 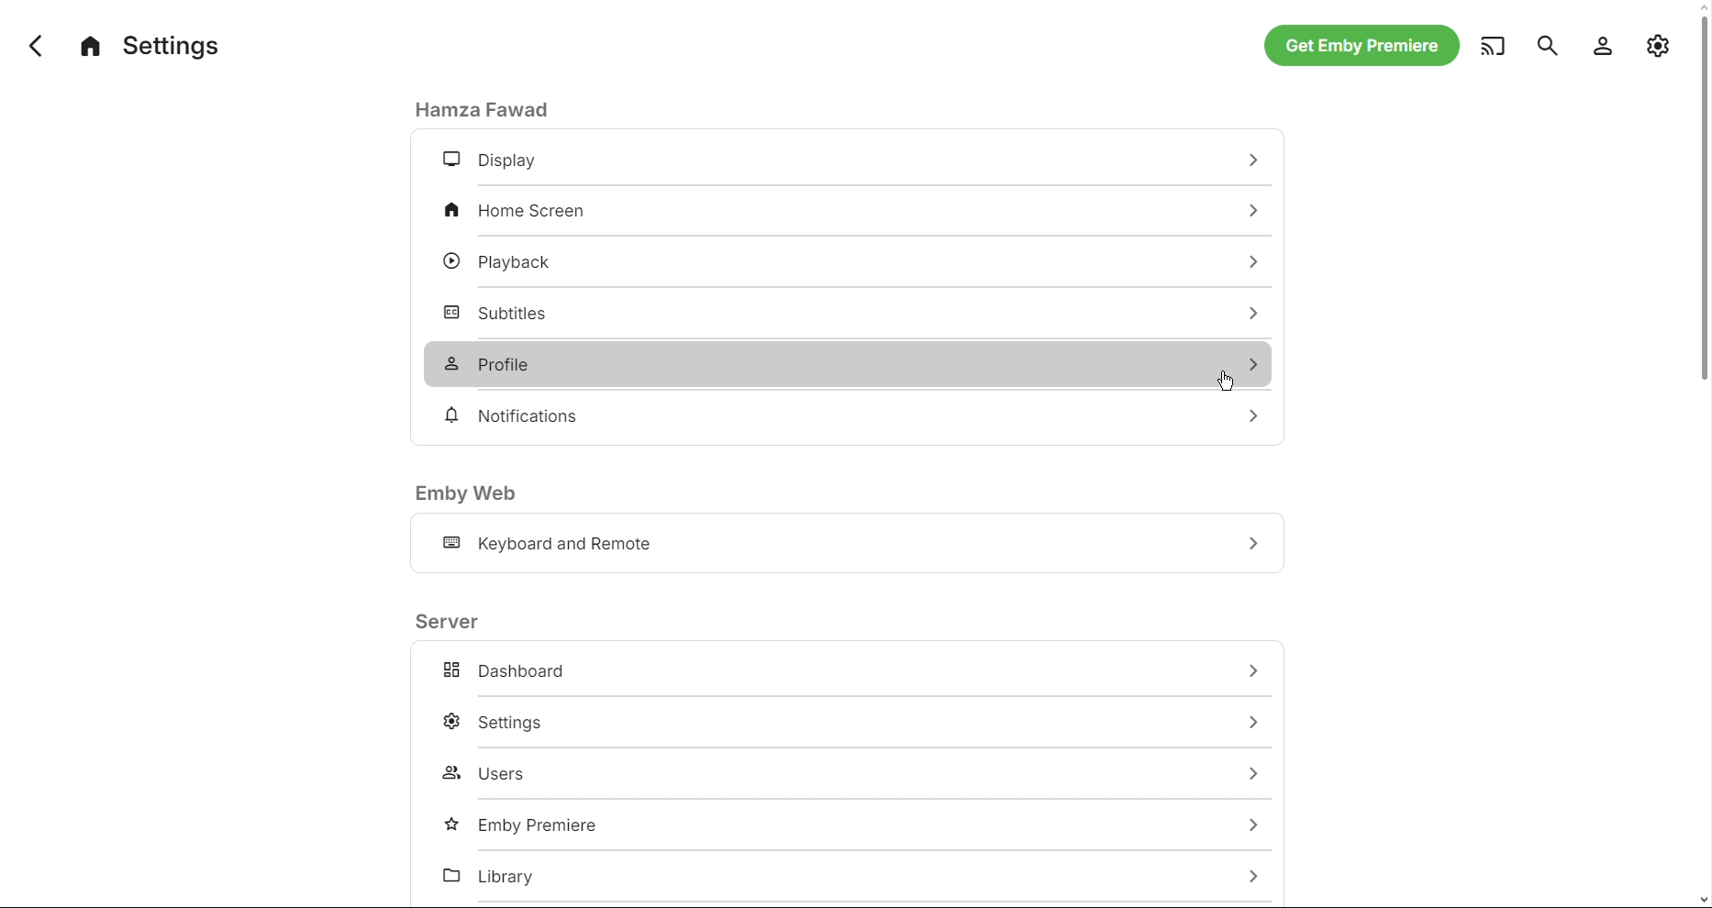 What do you see at coordinates (498, 876) in the screenshot?
I see `Library` at bounding box center [498, 876].